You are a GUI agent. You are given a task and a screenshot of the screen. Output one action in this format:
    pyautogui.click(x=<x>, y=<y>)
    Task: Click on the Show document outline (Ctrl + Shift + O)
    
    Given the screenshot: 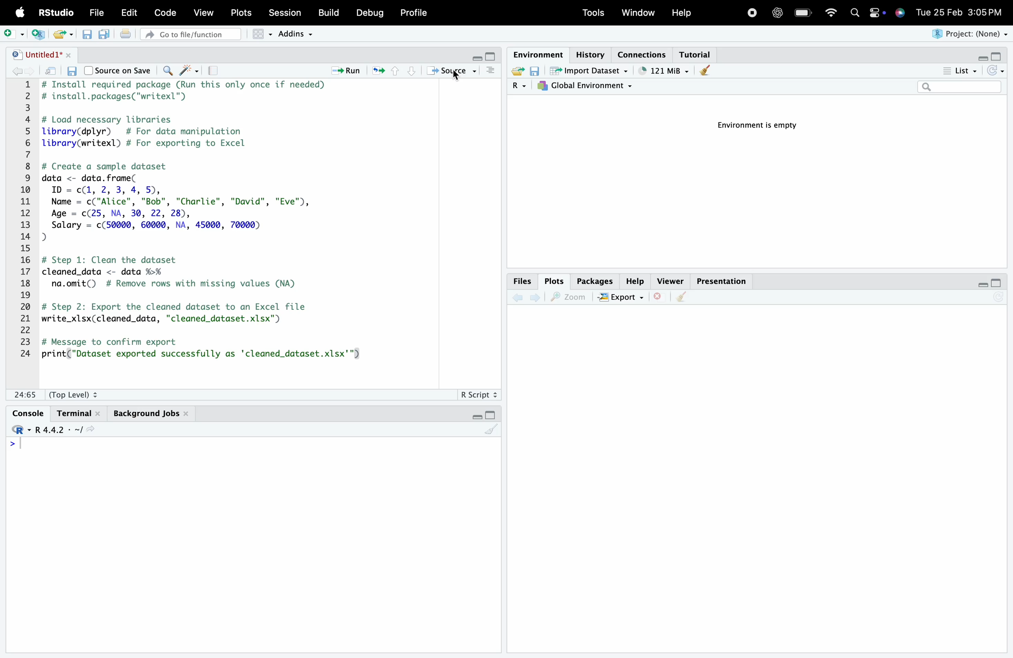 What is the action you would take?
    pyautogui.click(x=491, y=71)
    